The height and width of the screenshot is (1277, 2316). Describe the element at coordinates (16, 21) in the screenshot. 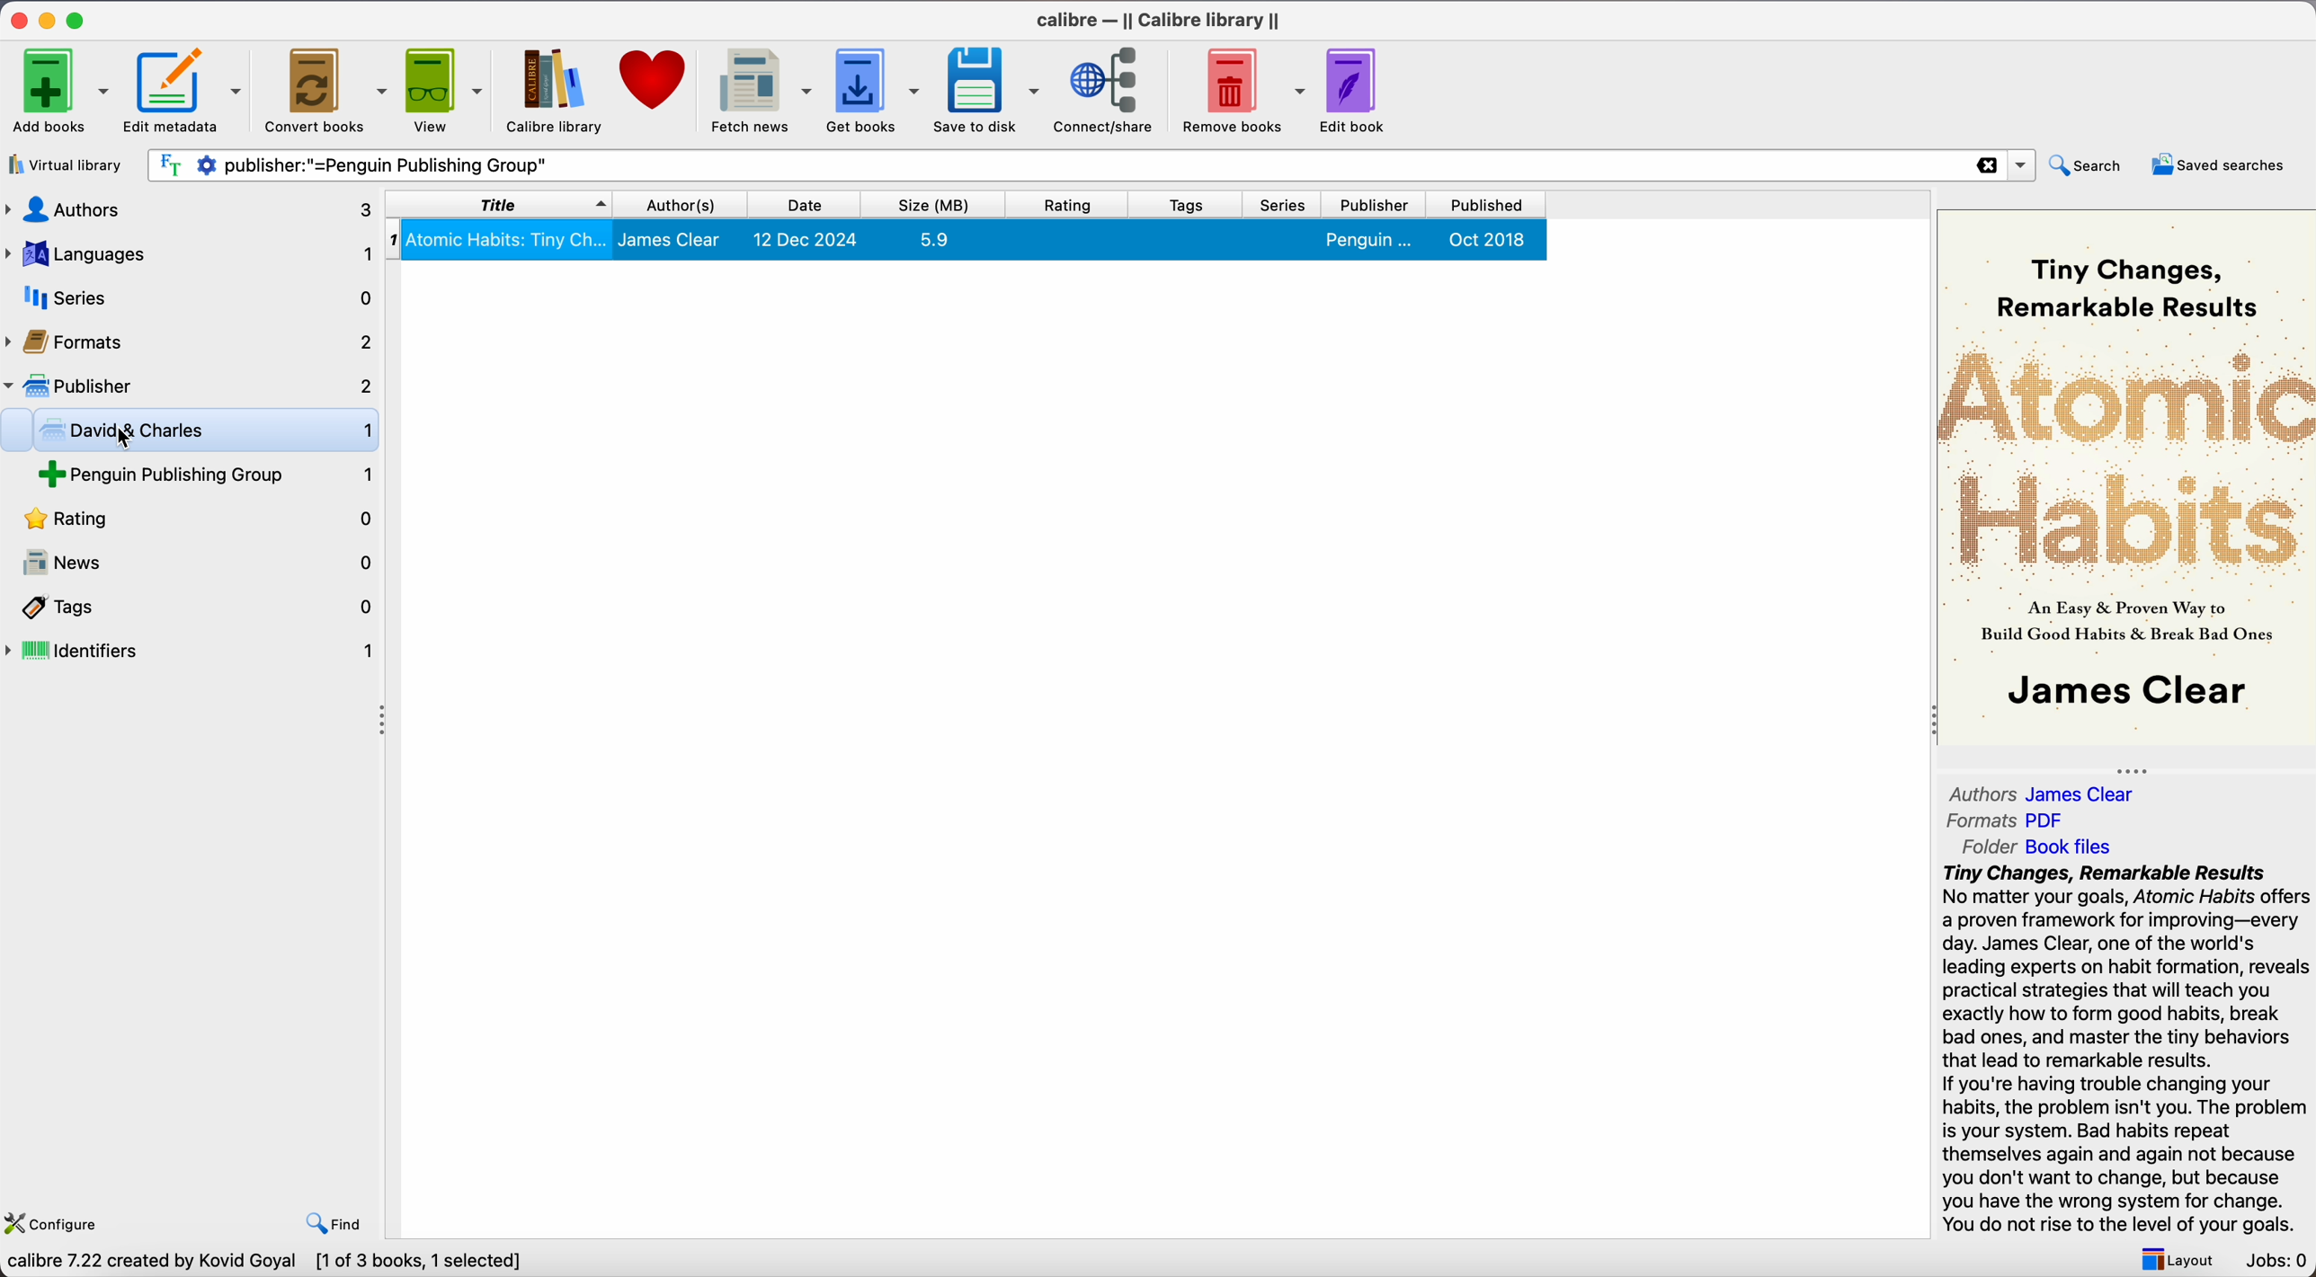

I see `close` at that location.